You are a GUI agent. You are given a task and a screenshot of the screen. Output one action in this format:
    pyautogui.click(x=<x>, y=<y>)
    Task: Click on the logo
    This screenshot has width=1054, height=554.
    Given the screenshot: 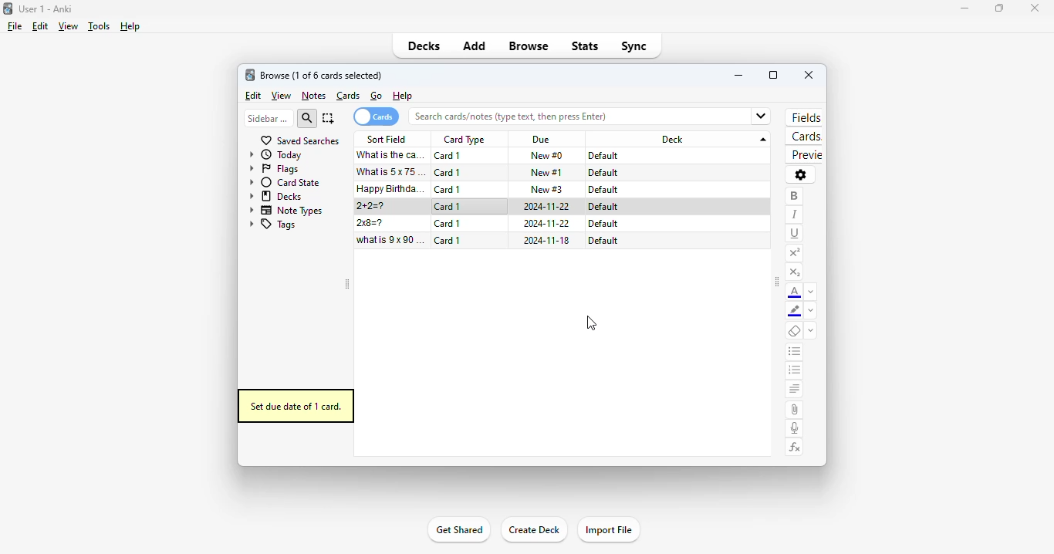 What is the action you would take?
    pyautogui.click(x=8, y=8)
    